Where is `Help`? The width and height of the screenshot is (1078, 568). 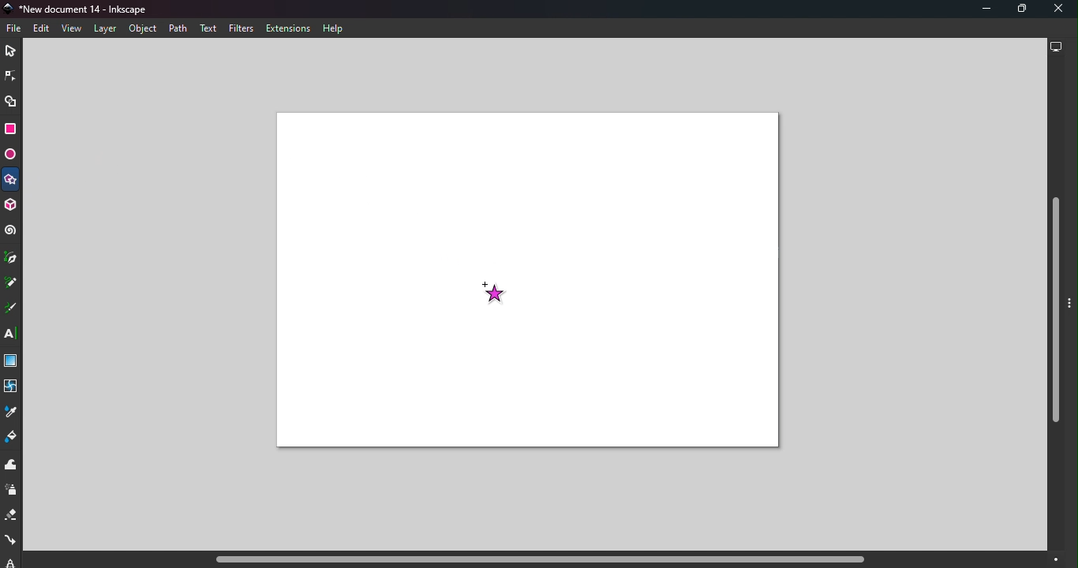 Help is located at coordinates (335, 29).